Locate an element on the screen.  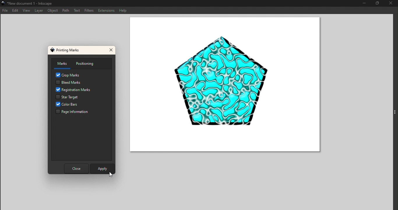
app Icon is located at coordinates (3, 3).